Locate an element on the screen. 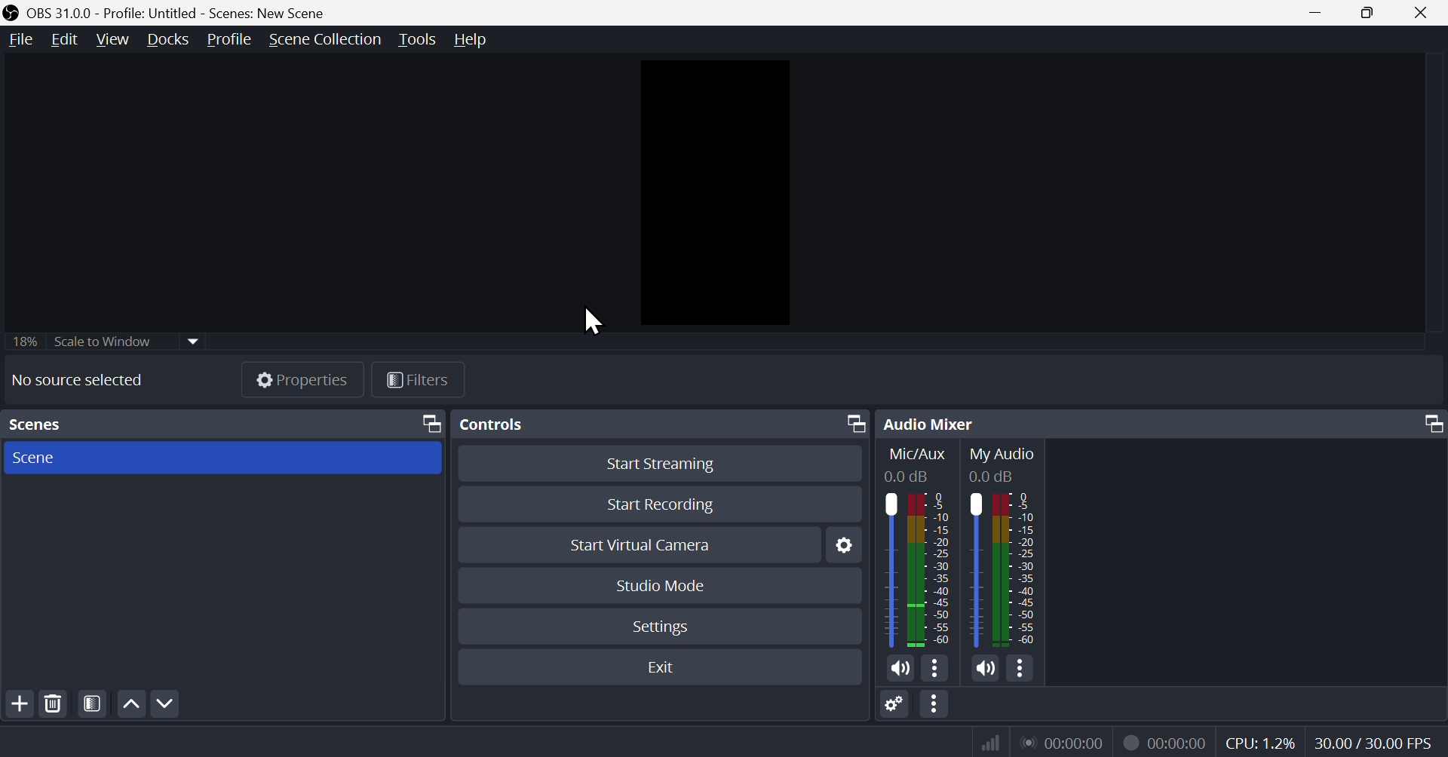 This screenshot has height=757, width=1448. Maximize is located at coordinates (1425, 425).